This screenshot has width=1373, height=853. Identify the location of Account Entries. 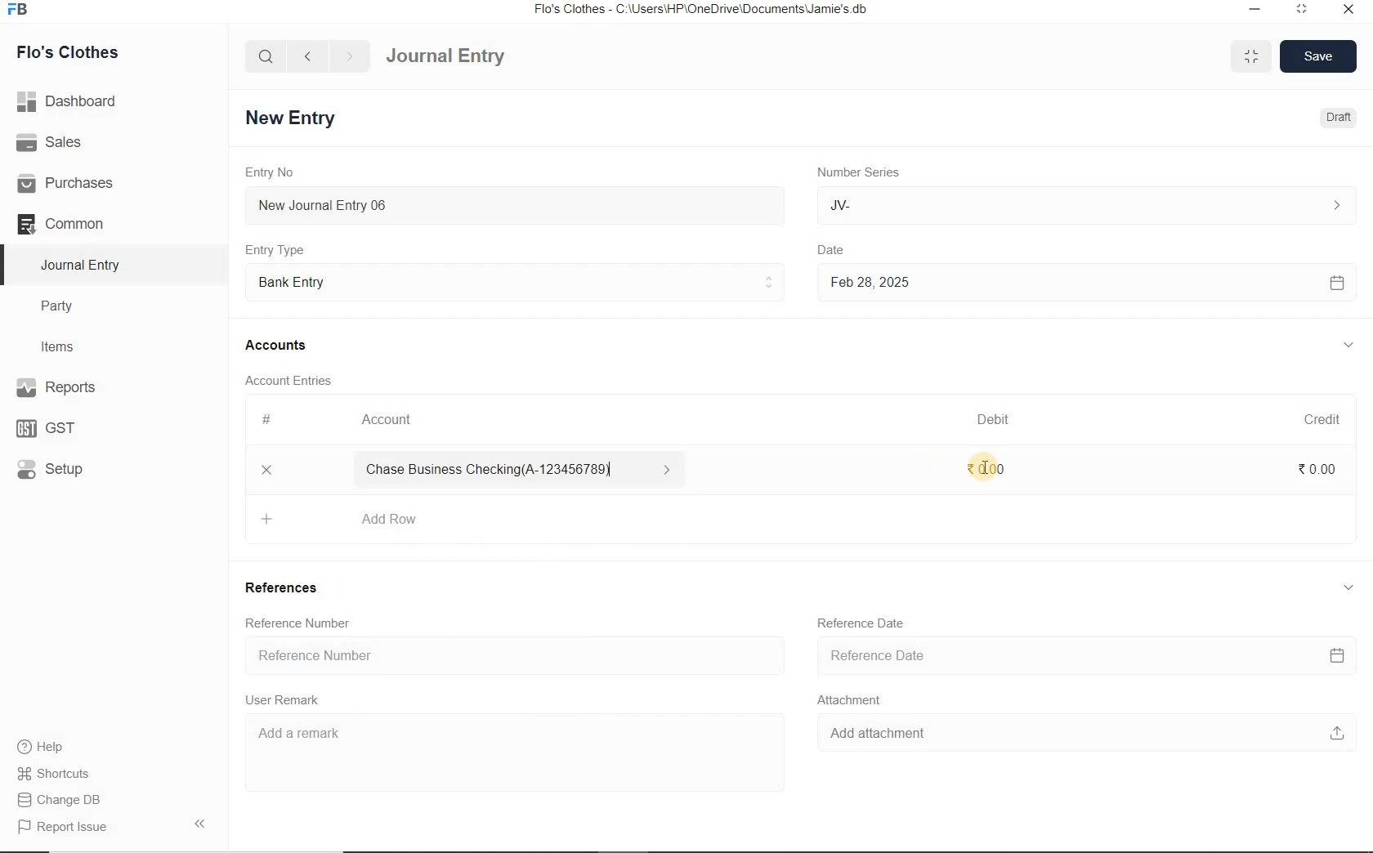
(295, 380).